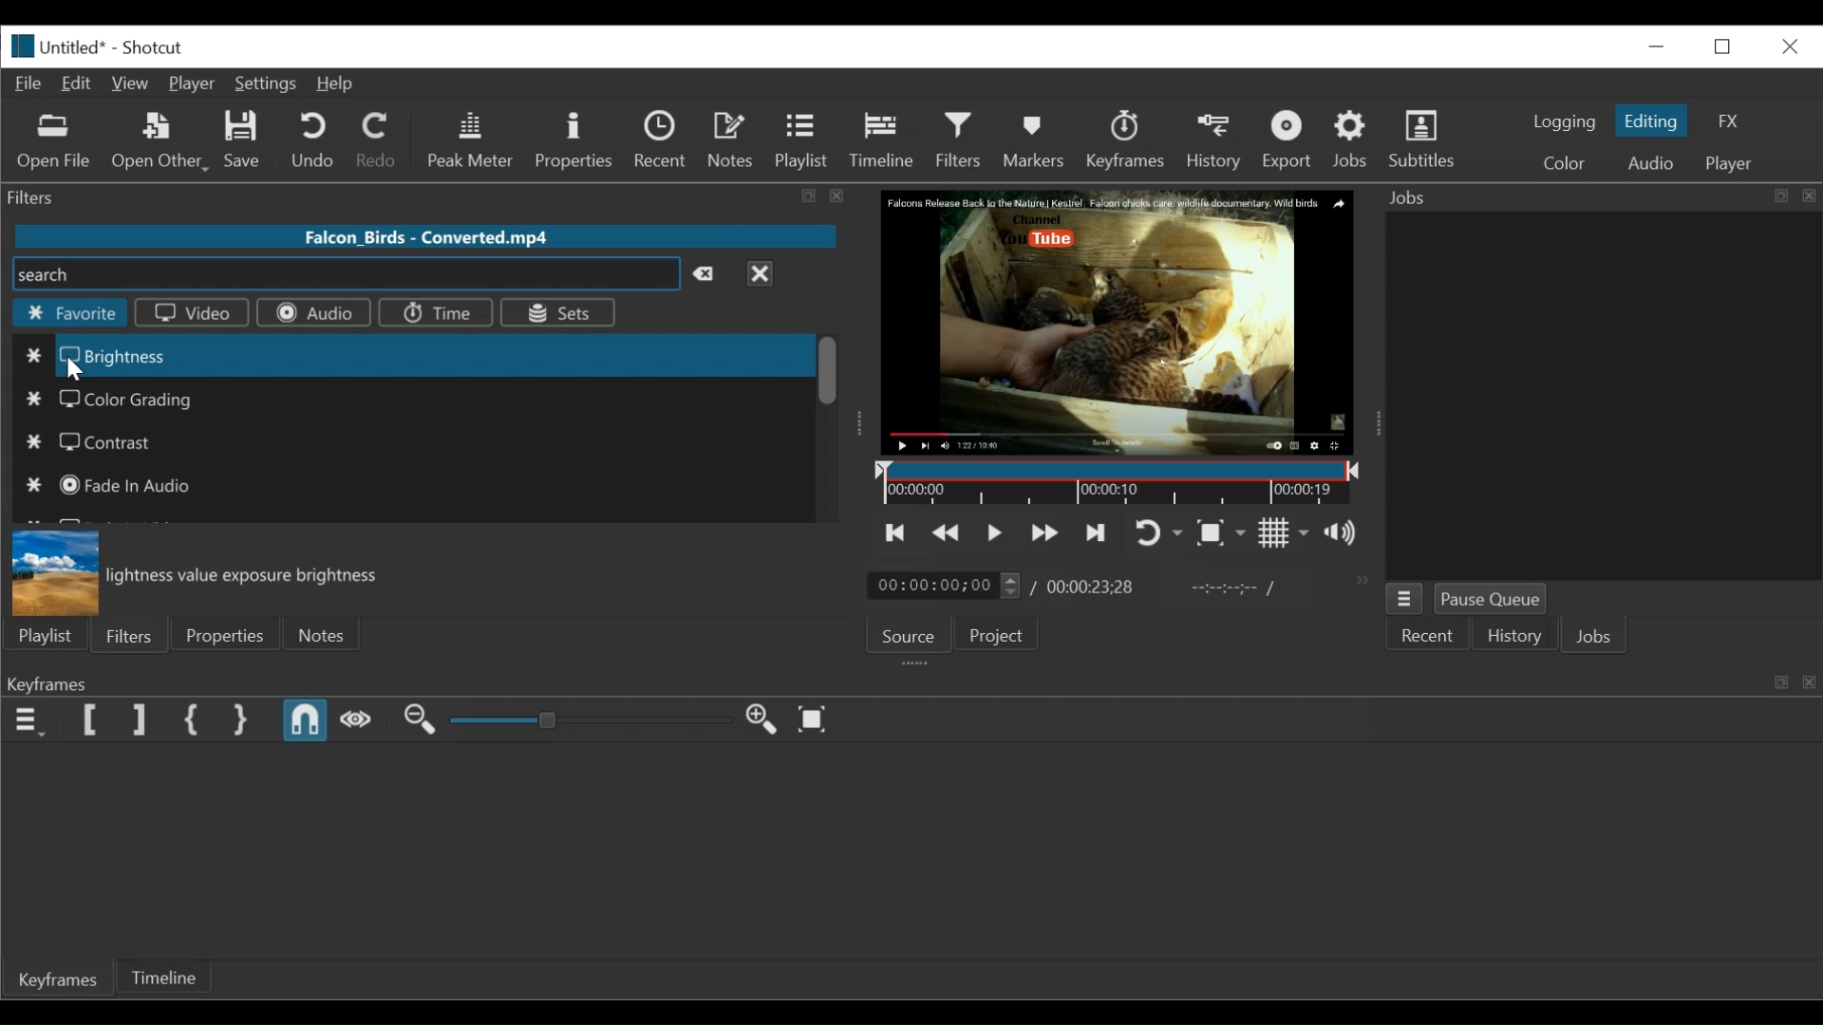  I want to click on Playlist, so click(801, 142).